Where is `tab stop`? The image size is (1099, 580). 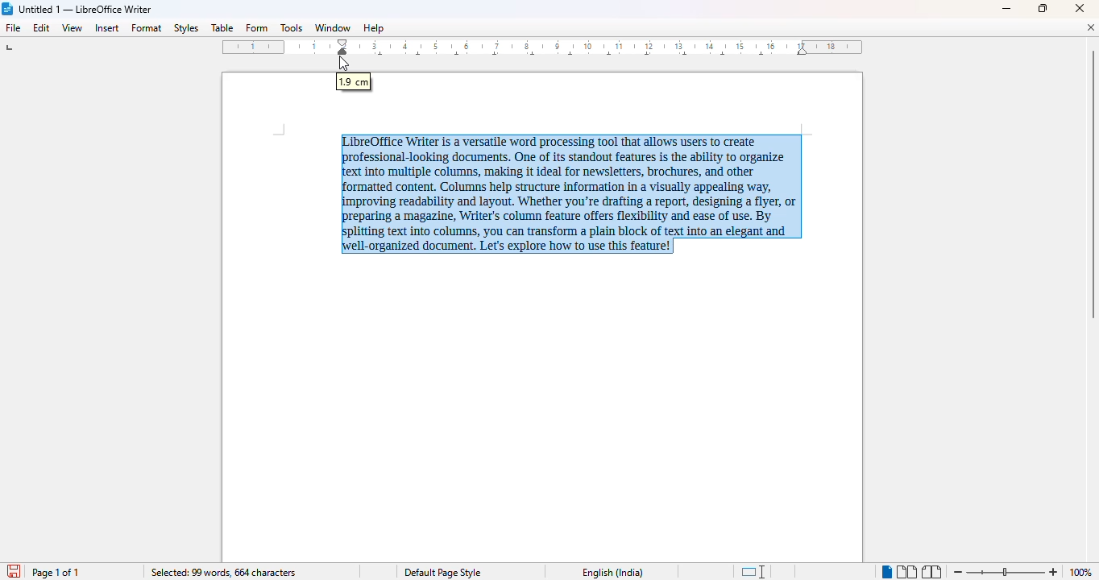
tab stop is located at coordinates (14, 49).